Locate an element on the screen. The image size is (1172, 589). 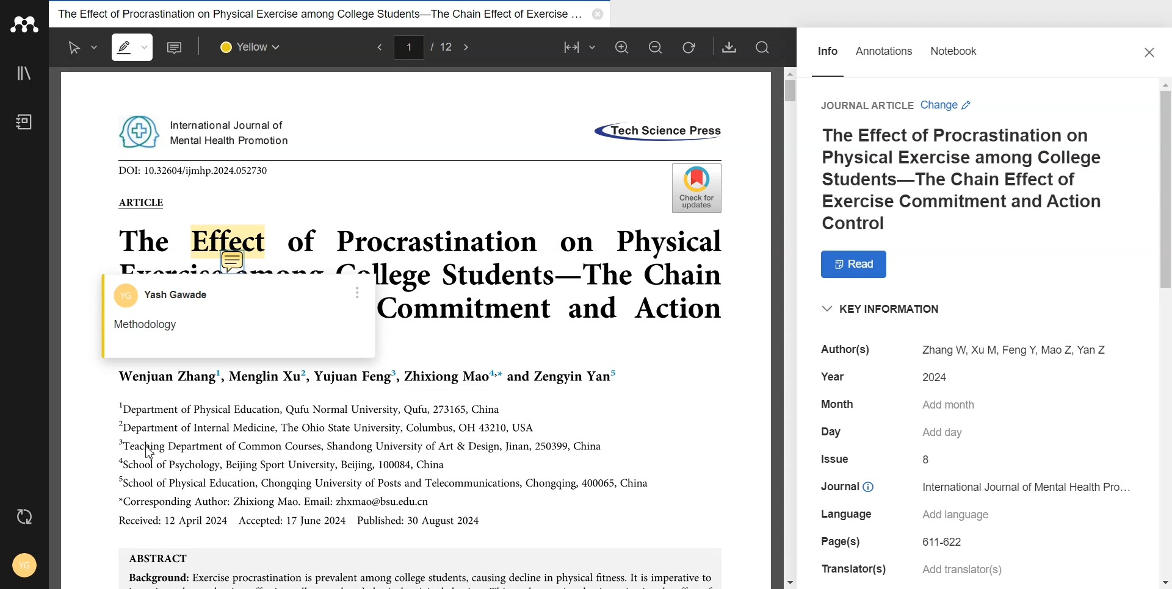
Refresh is located at coordinates (689, 47).